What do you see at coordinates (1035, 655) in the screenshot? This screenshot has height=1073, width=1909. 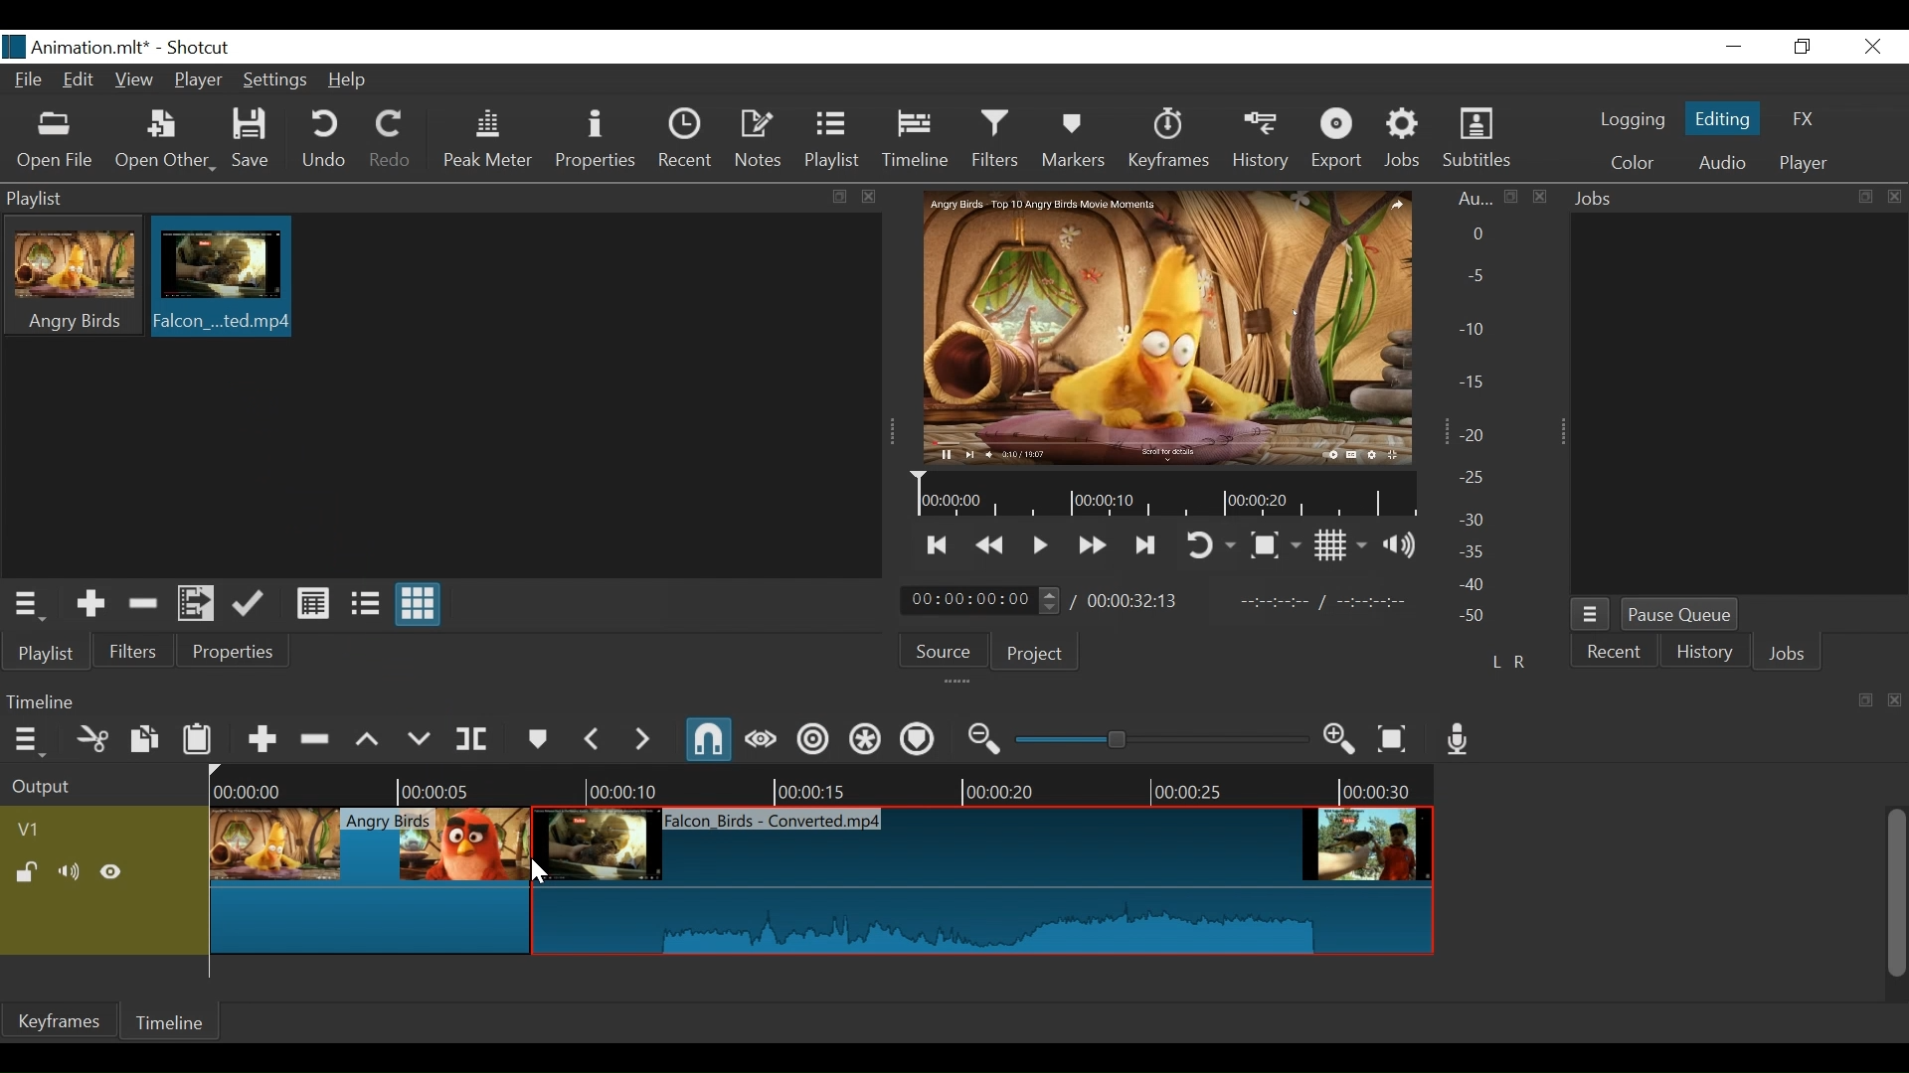 I see `Project` at bounding box center [1035, 655].